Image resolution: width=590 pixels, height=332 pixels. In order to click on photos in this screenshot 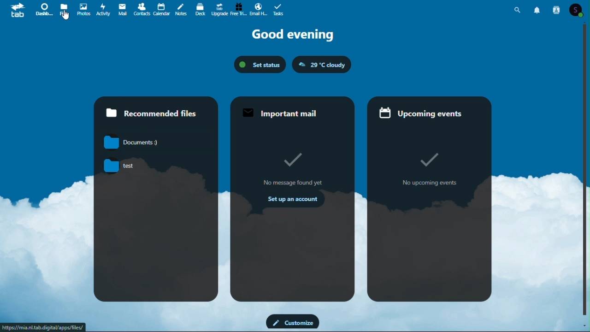, I will do `click(83, 9)`.